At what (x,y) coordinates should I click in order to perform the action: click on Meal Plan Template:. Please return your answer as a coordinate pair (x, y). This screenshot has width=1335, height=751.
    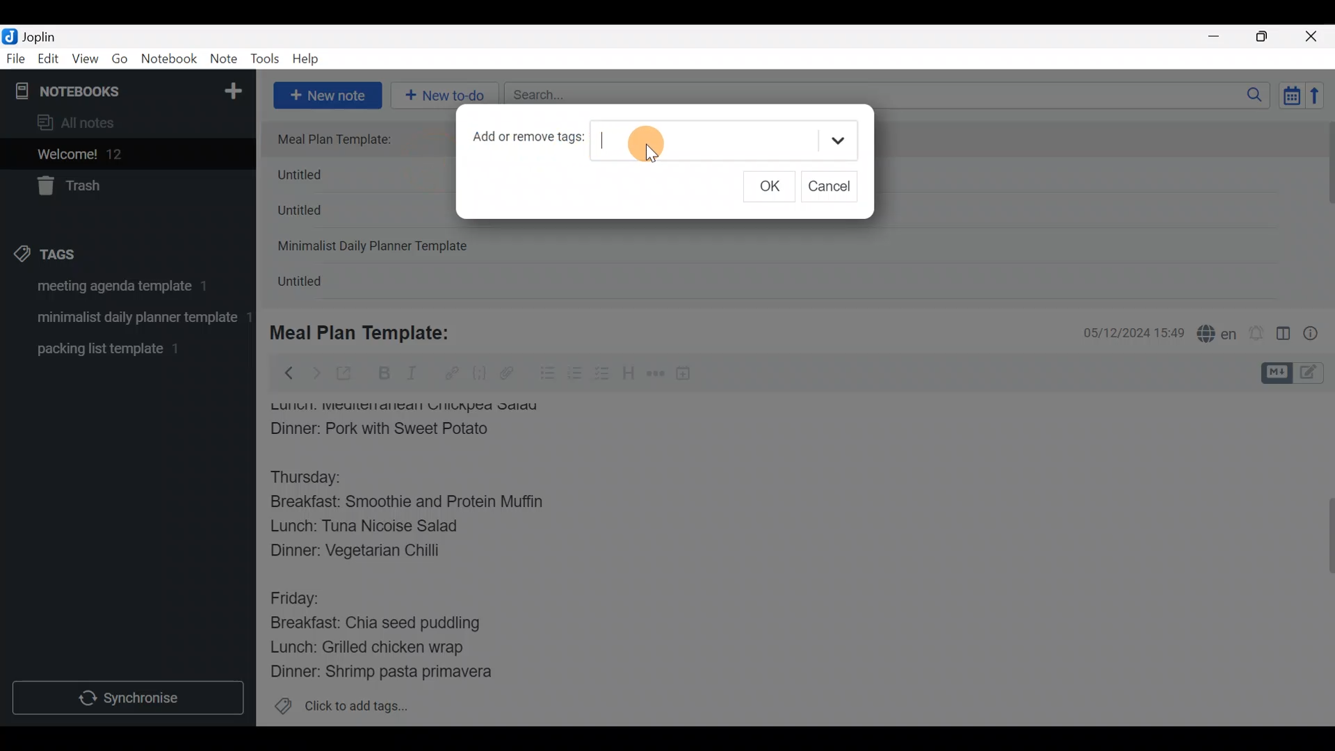
    Looking at the image, I should click on (343, 140).